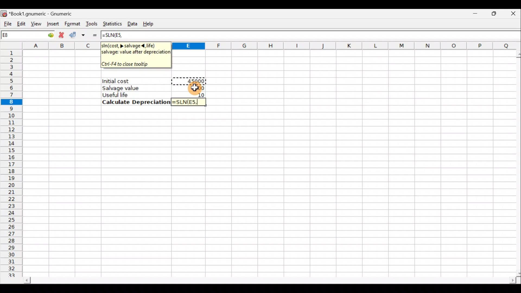 This screenshot has height=293, width=521. What do you see at coordinates (47, 35) in the screenshot?
I see `go to` at bounding box center [47, 35].